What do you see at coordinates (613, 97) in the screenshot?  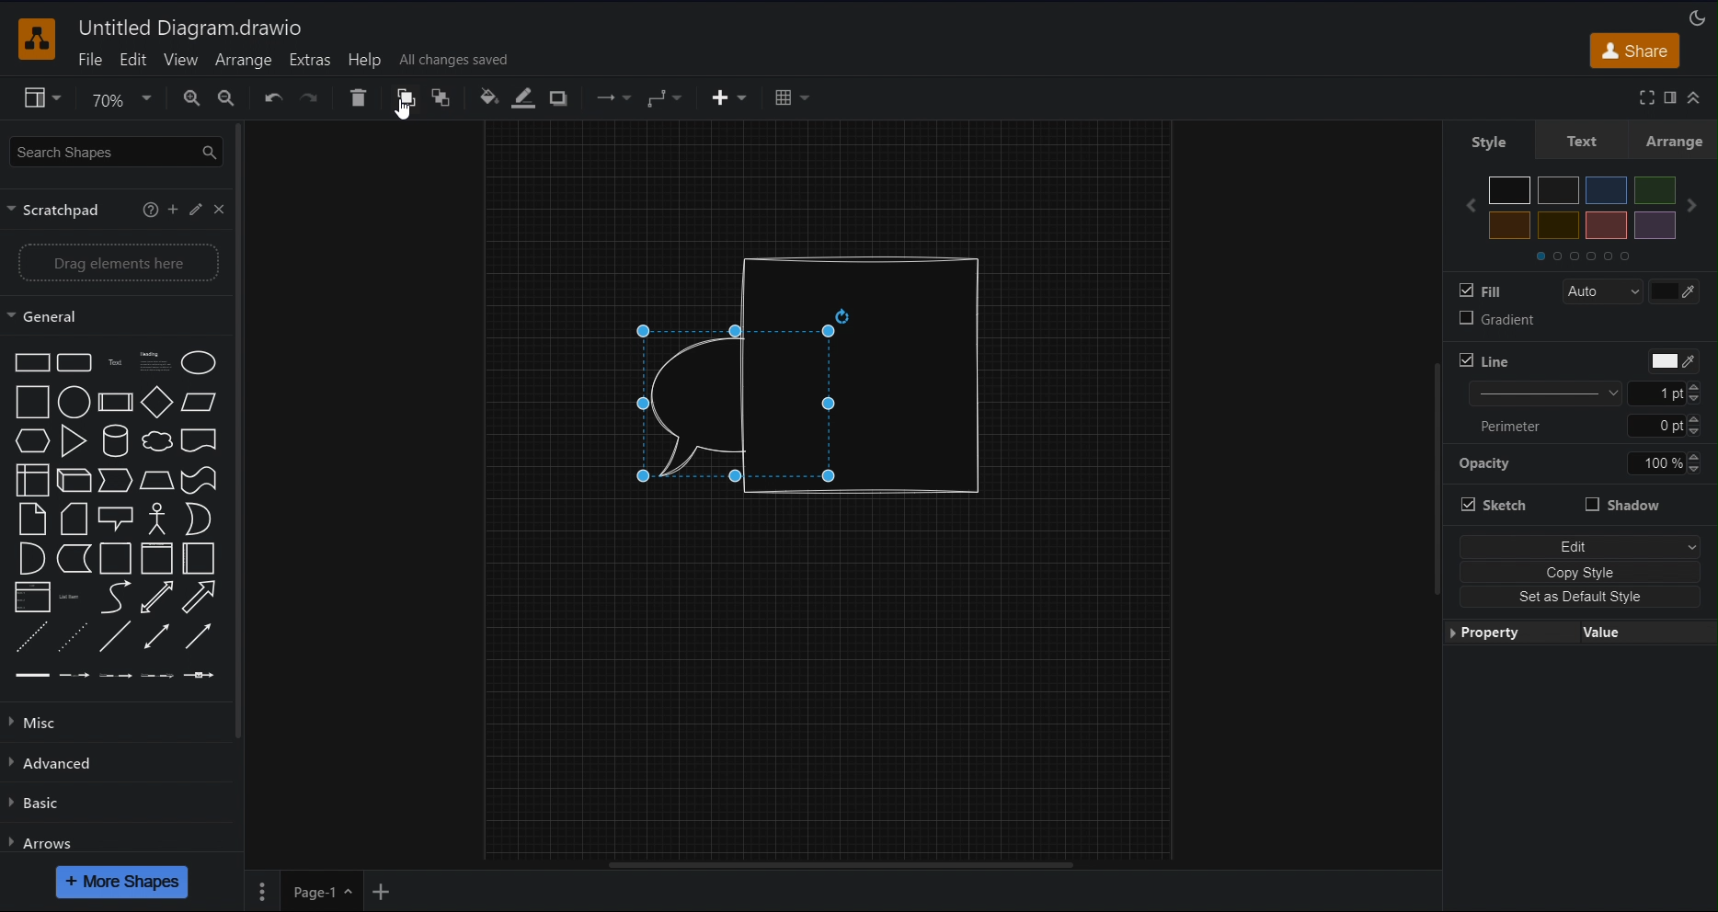 I see `Connection` at bounding box center [613, 97].